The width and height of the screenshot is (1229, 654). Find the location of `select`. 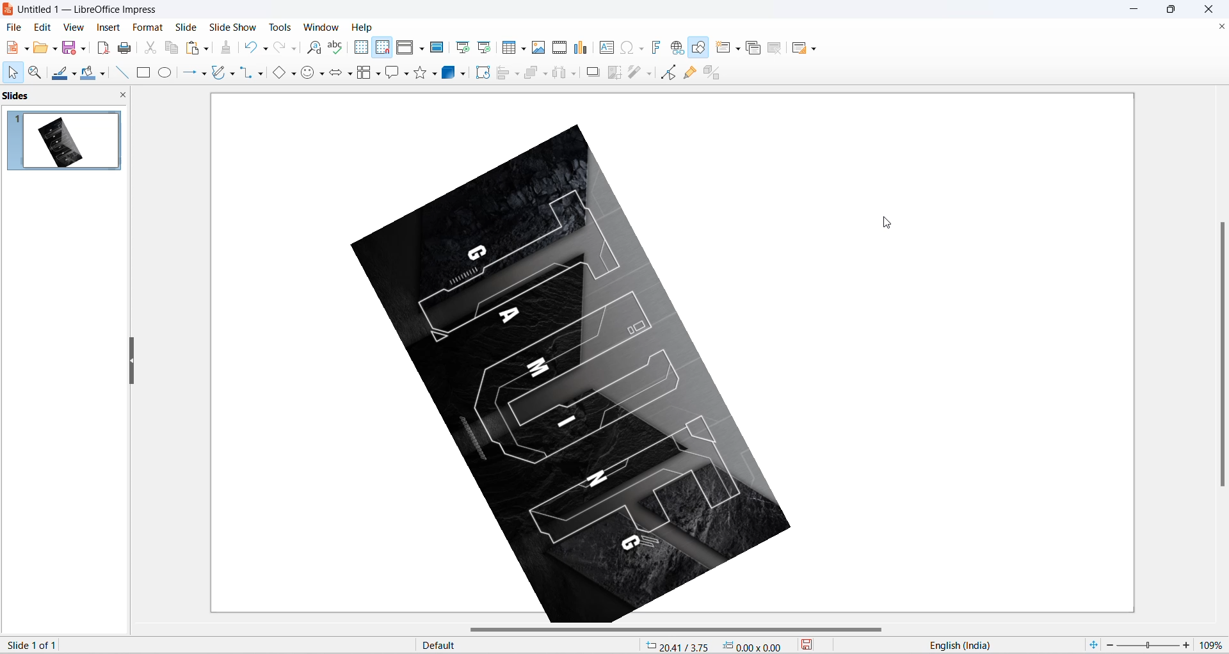

select is located at coordinates (11, 74).